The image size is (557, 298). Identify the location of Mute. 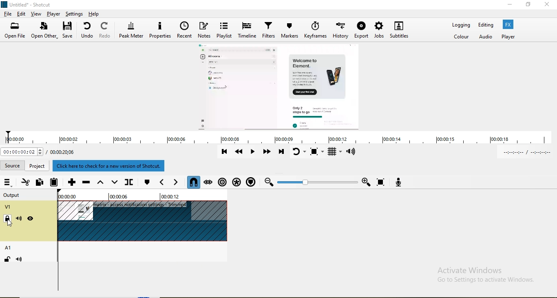
(19, 218).